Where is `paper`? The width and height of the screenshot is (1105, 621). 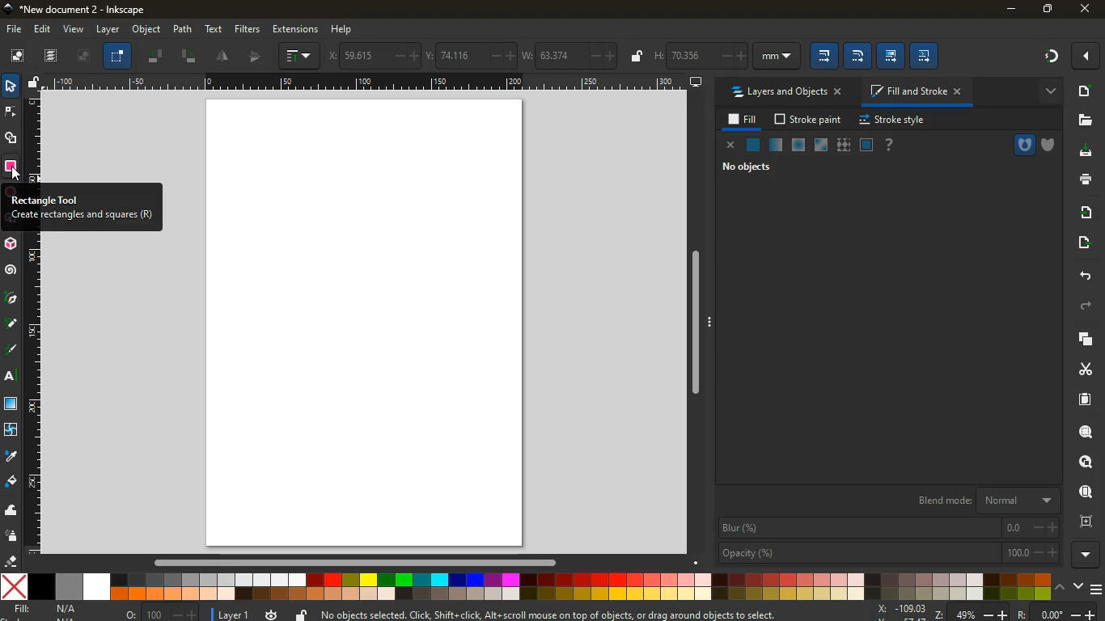
paper is located at coordinates (1081, 399).